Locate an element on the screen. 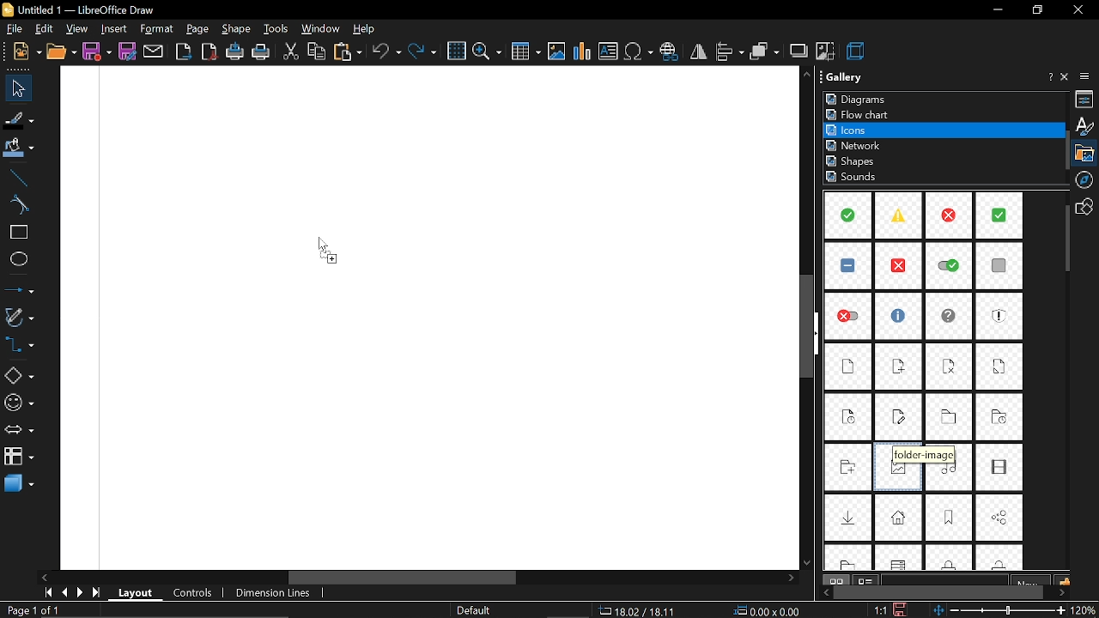  shapes  is located at coordinates (853, 161).